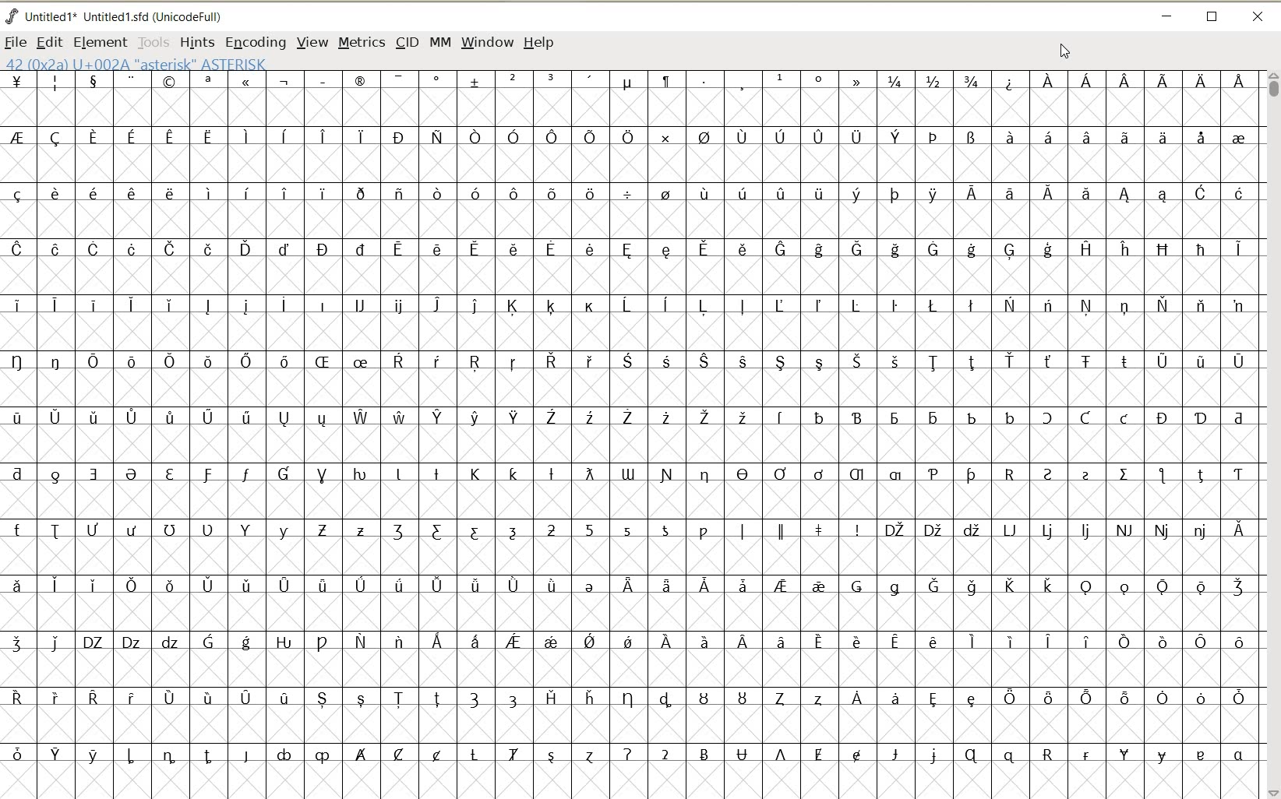  What do you see at coordinates (16, 41) in the screenshot?
I see `FILE` at bounding box center [16, 41].